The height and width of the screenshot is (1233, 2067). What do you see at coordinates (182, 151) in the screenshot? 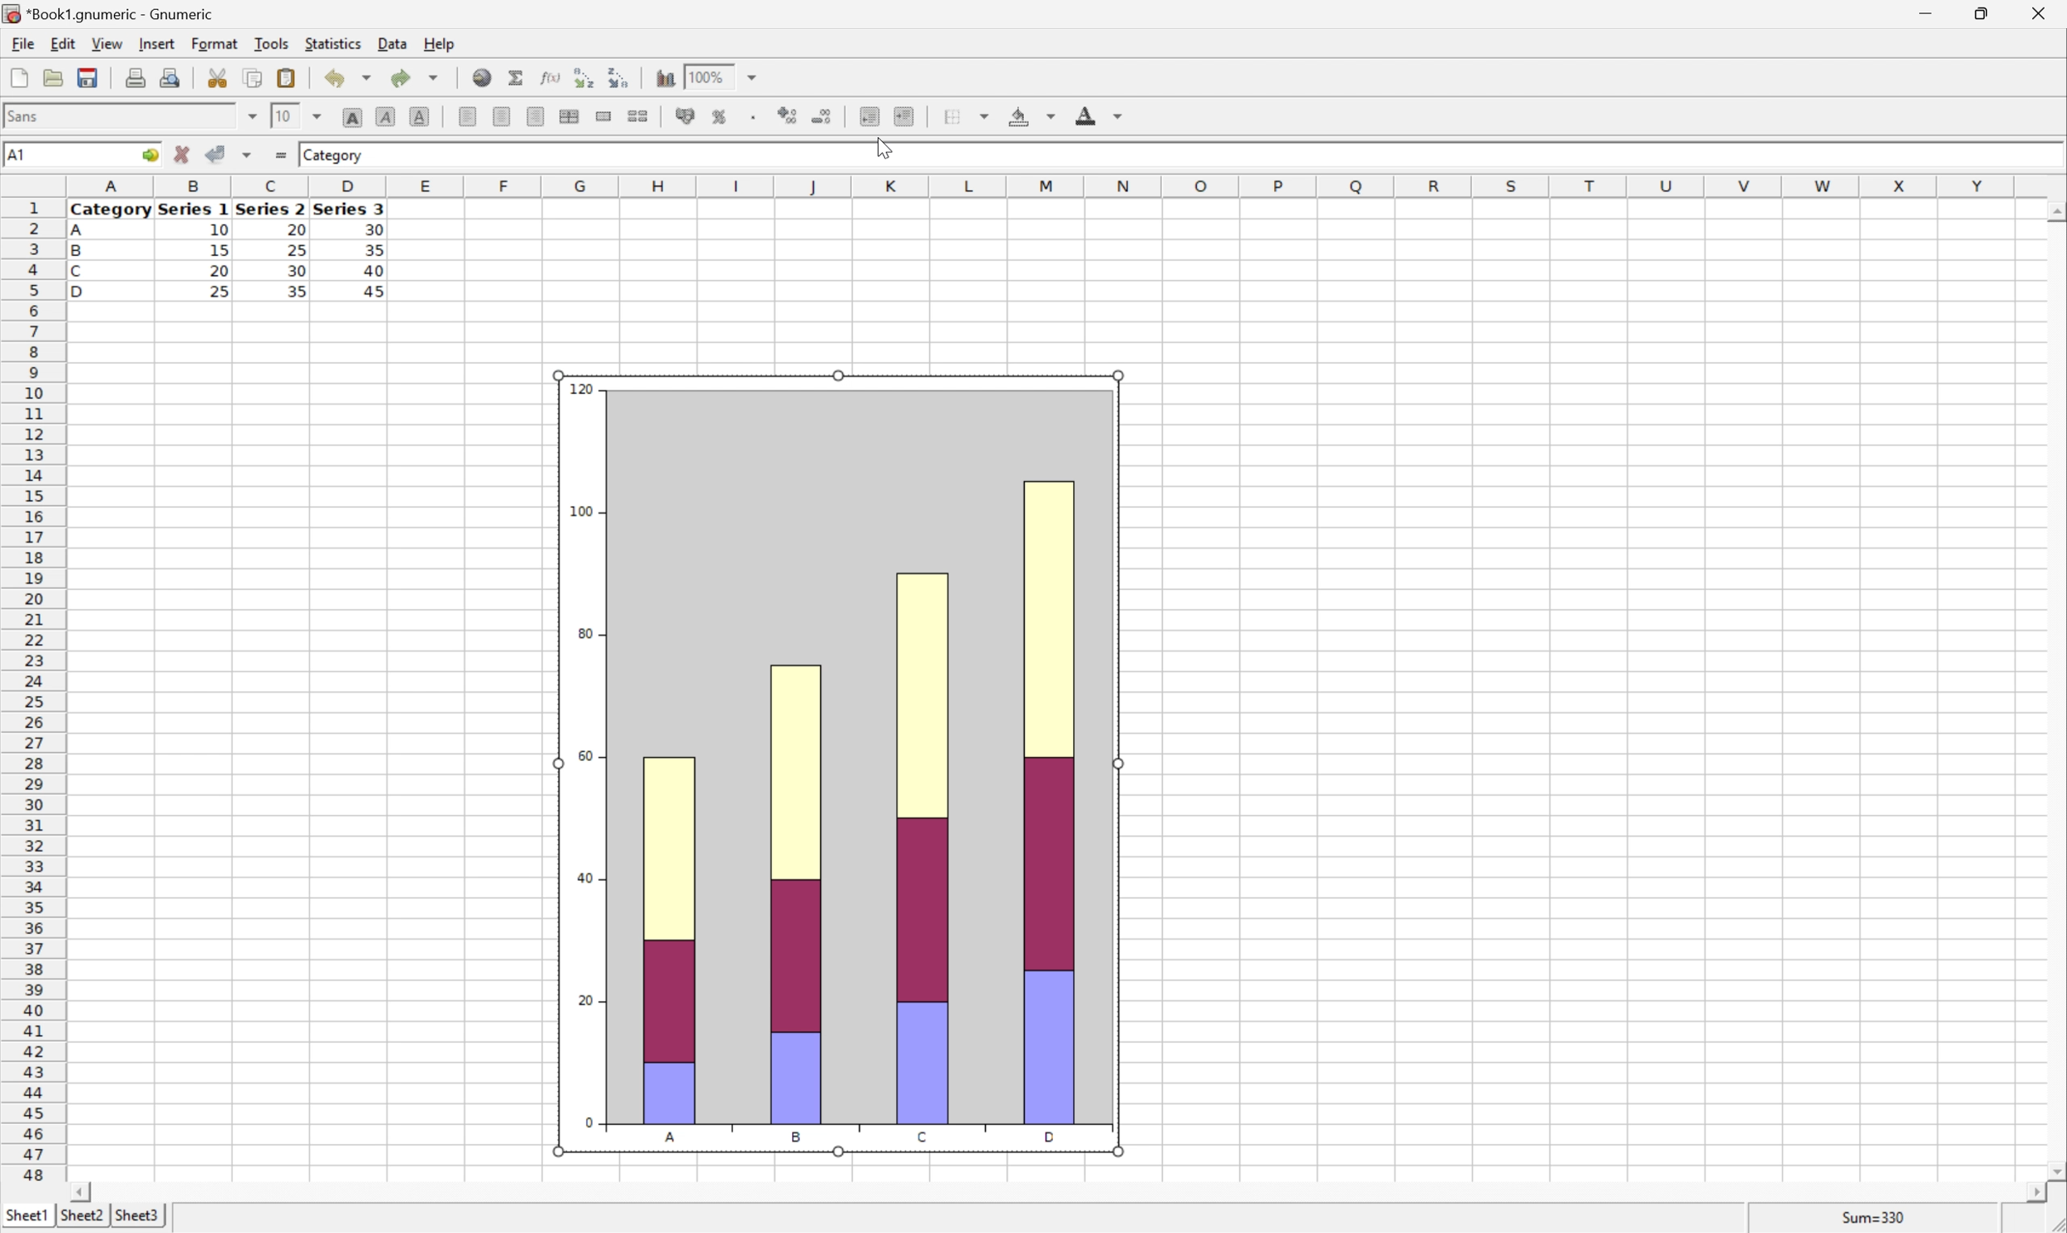
I see `Cancel changes` at bounding box center [182, 151].